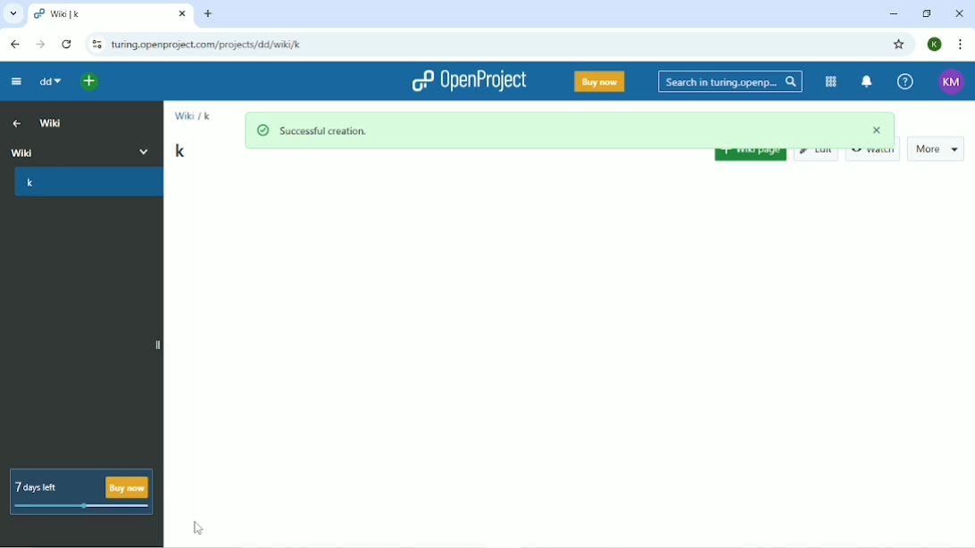 Image resolution: width=975 pixels, height=548 pixels. Describe the element at coordinates (40, 45) in the screenshot. I see `Forward` at that location.